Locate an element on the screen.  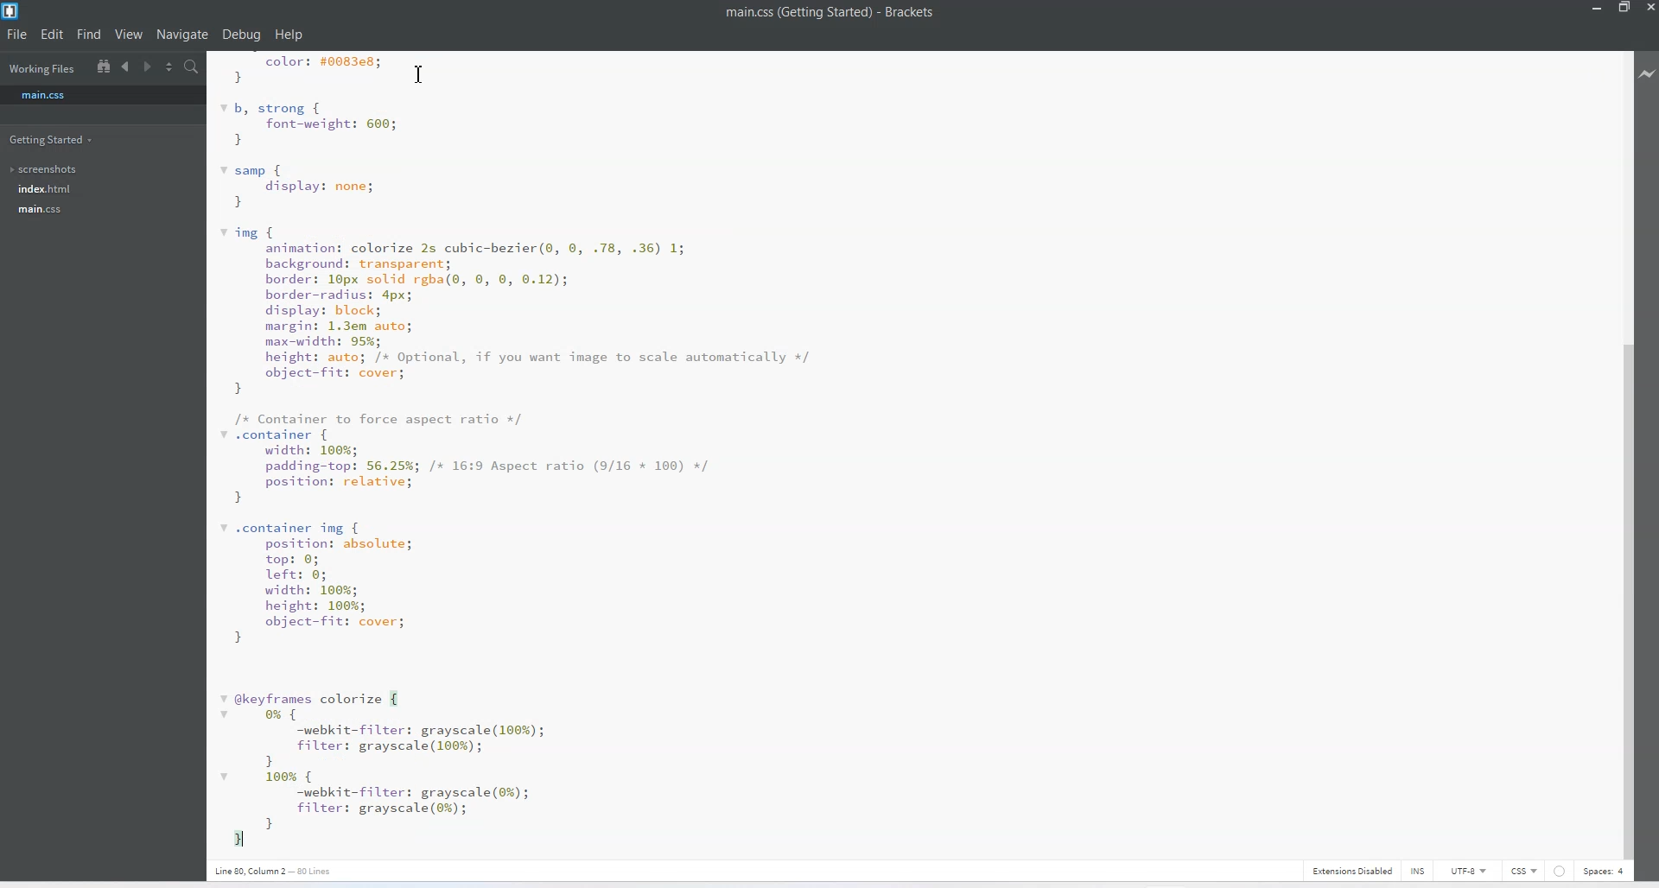
Vertical Scroll Bar is located at coordinates (1623, 451).